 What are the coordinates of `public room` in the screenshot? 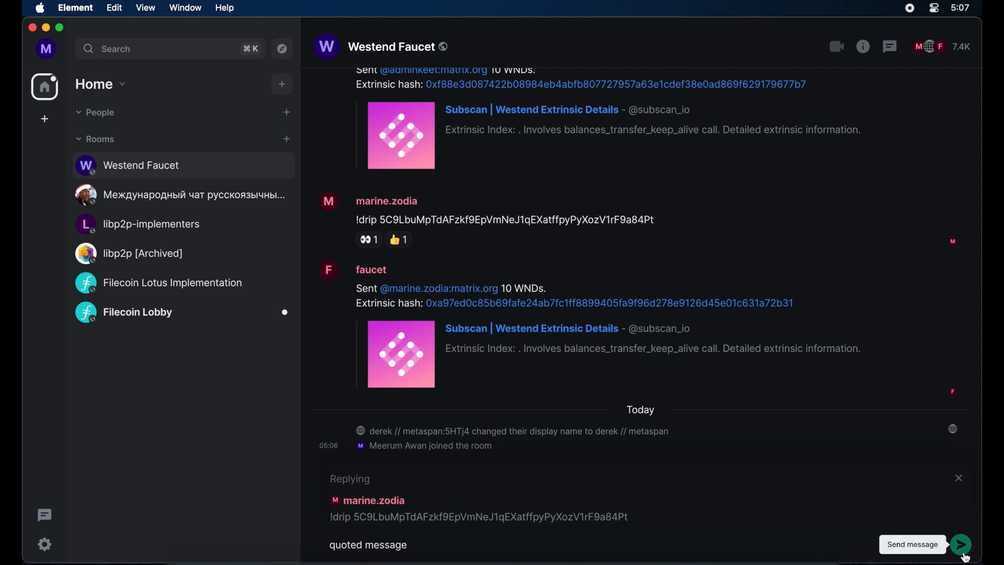 It's located at (138, 225).